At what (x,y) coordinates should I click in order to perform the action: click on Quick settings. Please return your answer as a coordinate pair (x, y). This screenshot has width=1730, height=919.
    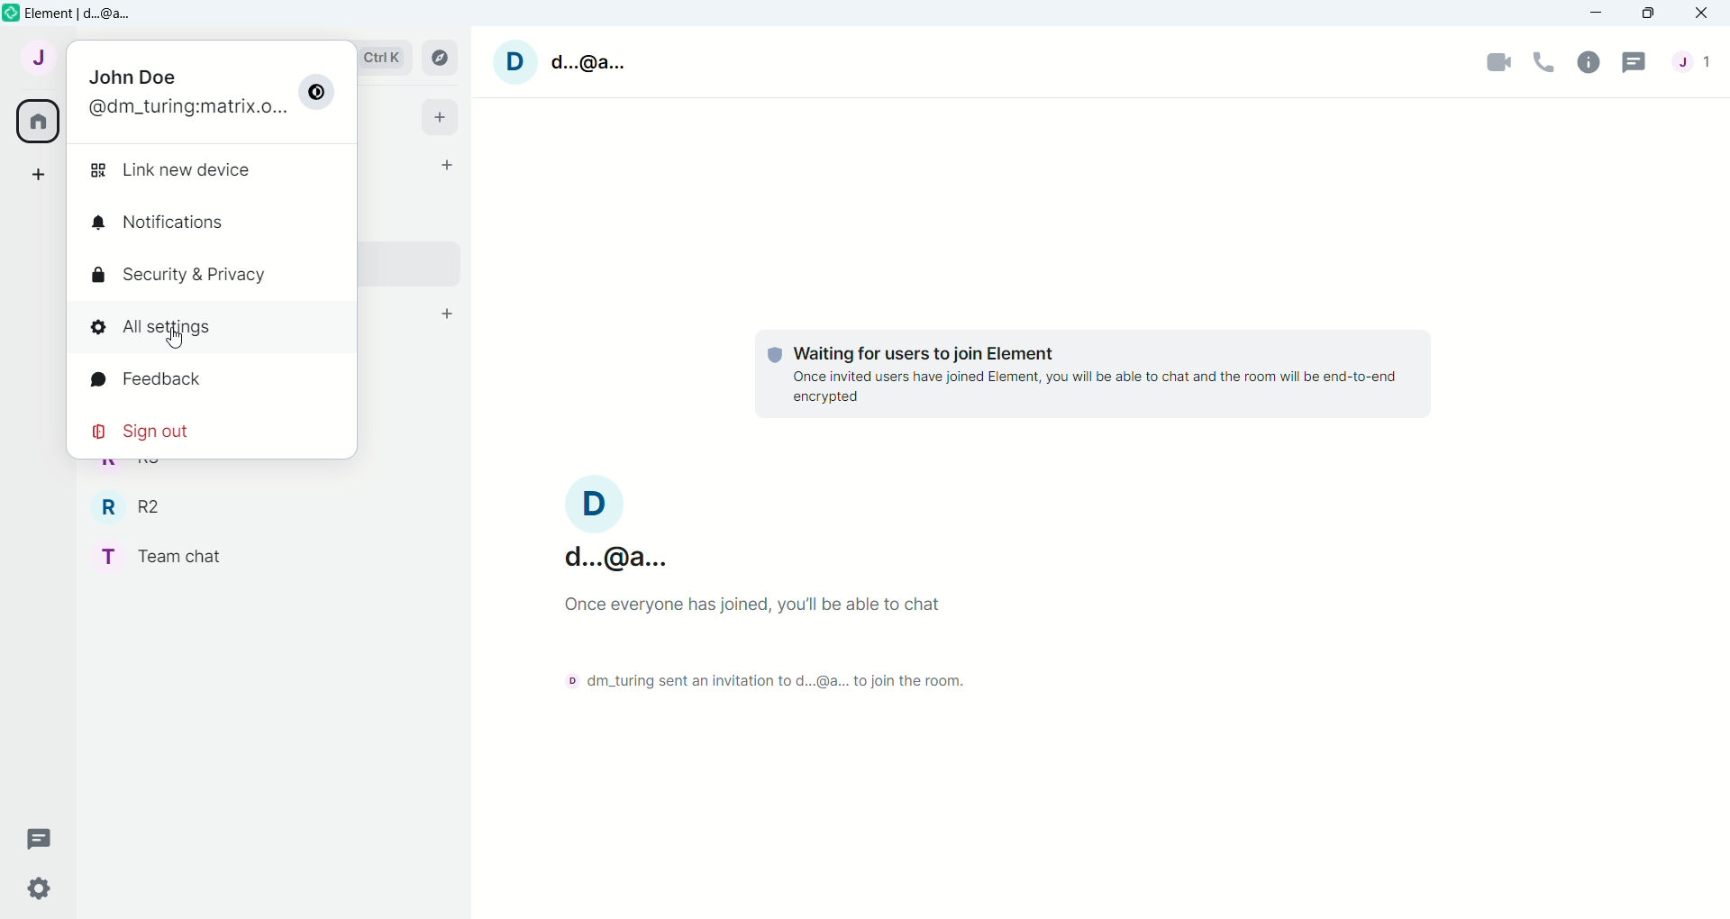
    Looking at the image, I should click on (50, 887).